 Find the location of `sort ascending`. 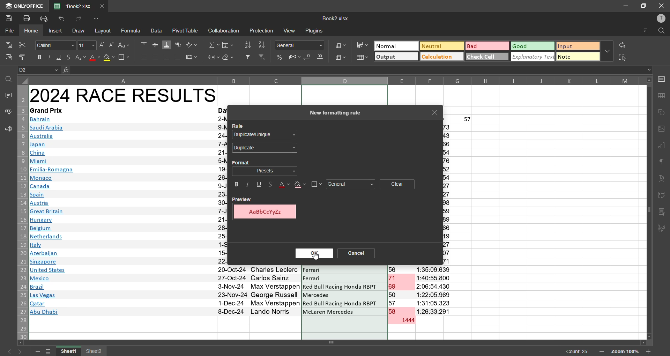

sort ascending is located at coordinates (248, 45).